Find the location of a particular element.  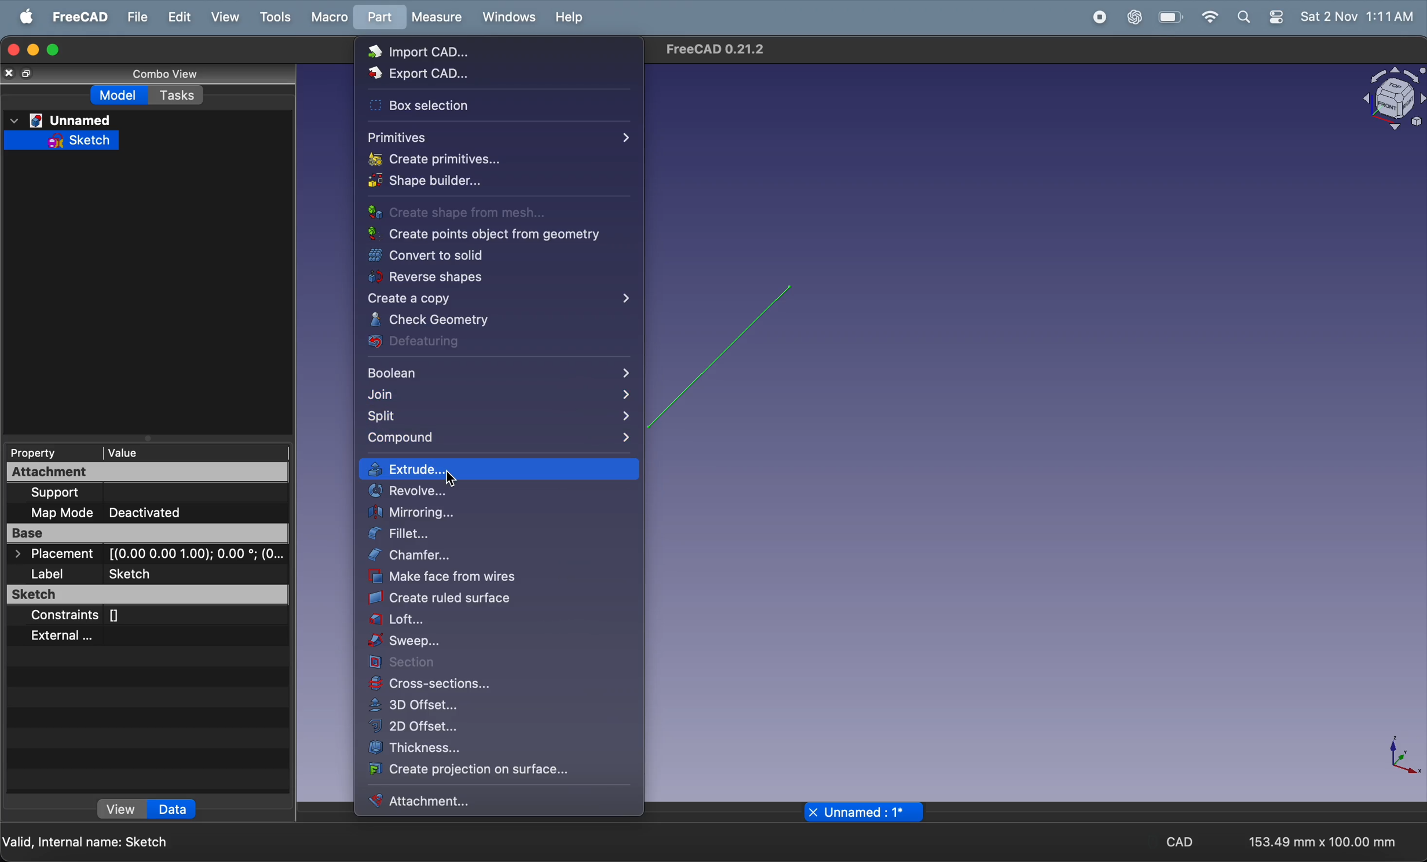

fillet... is located at coordinates (478, 533).